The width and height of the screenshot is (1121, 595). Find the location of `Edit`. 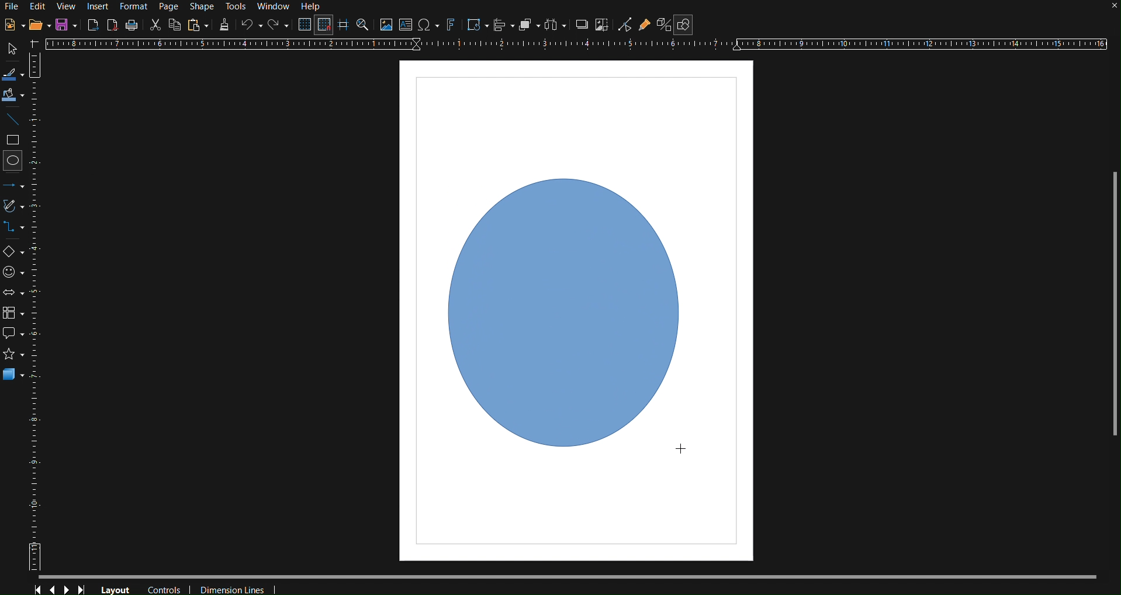

Edit is located at coordinates (38, 6).